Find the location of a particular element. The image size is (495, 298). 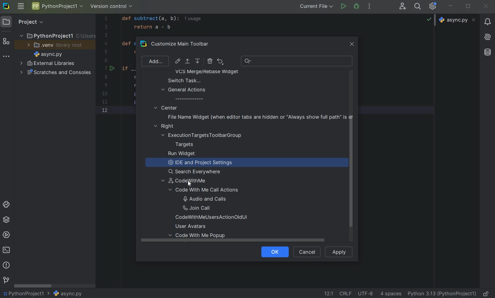

codewithmeusersactionolduni is located at coordinates (211, 218).